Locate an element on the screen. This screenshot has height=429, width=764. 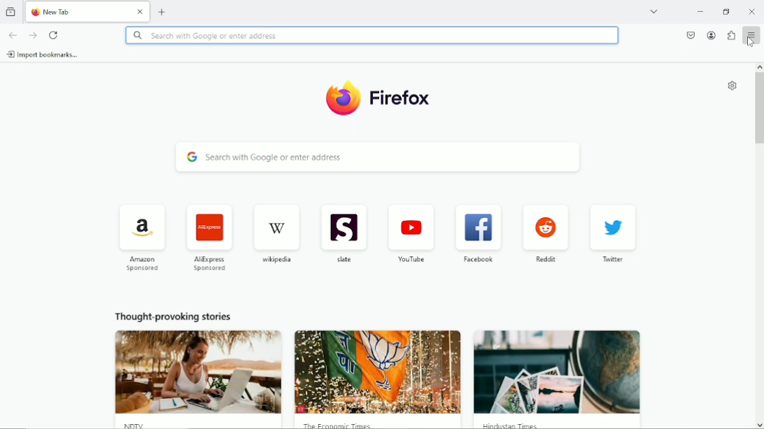
youtube is located at coordinates (411, 261).